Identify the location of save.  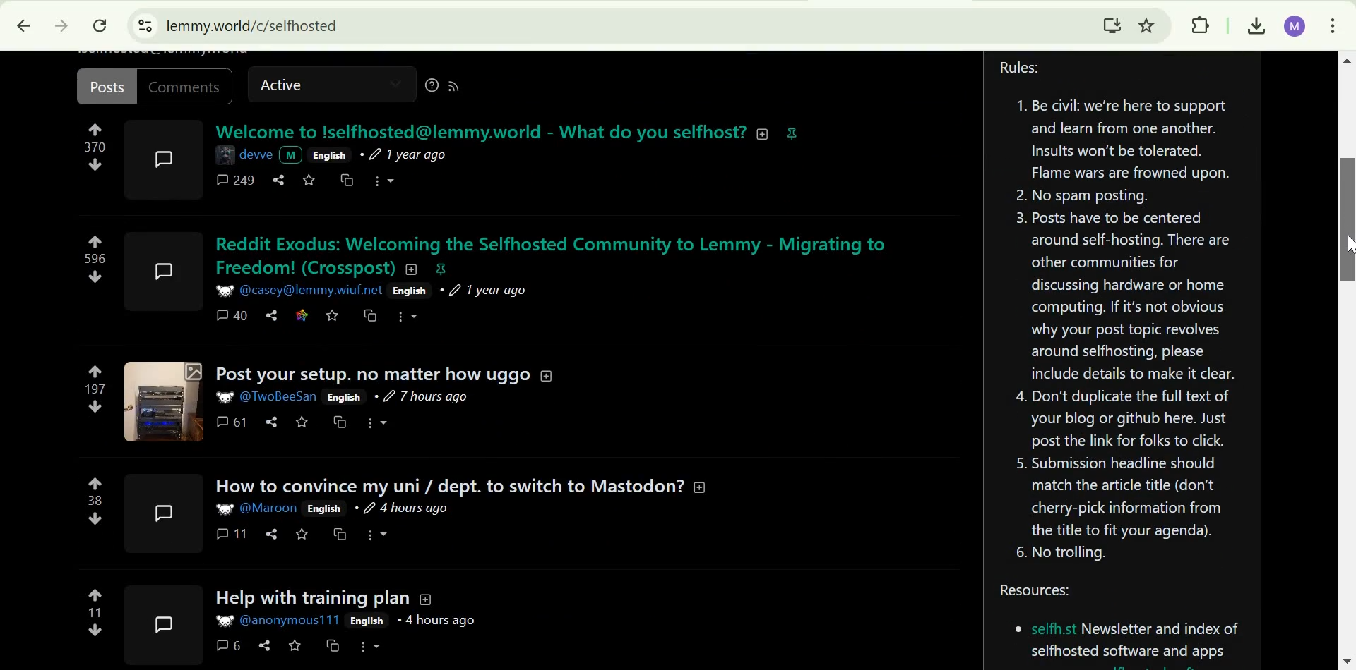
(334, 315).